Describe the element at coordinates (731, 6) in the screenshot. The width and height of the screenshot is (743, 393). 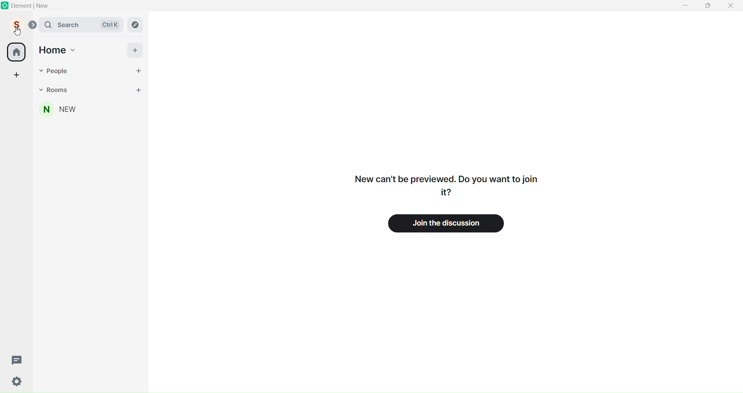
I see `Close` at that location.